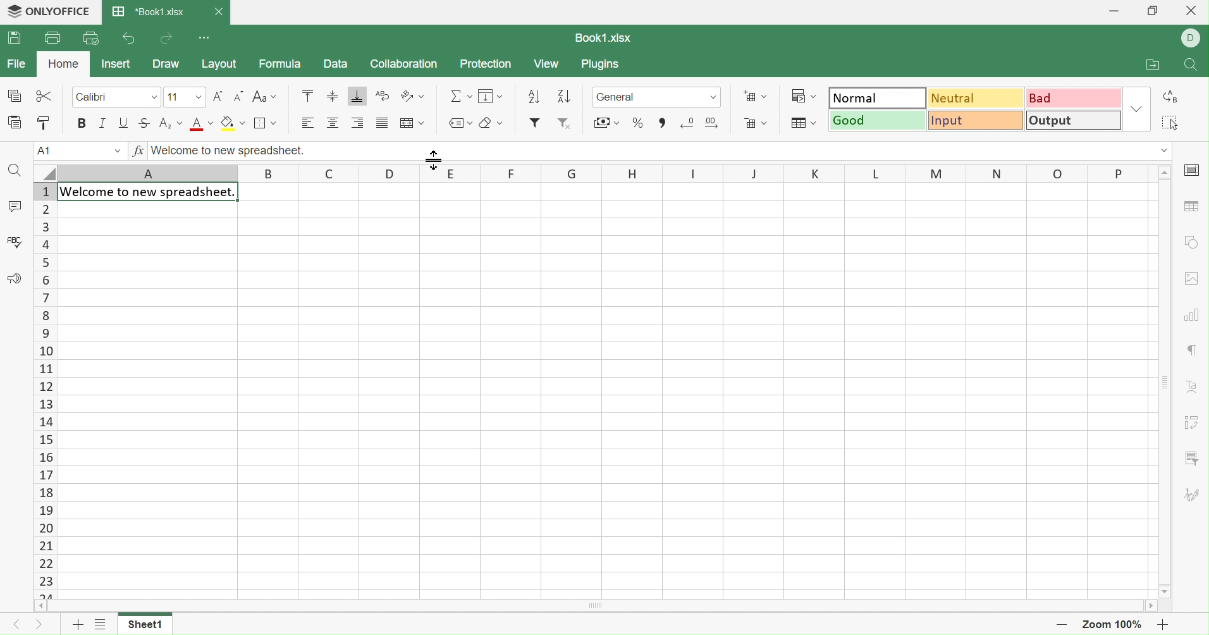 This screenshot has height=635, width=1209. What do you see at coordinates (233, 123) in the screenshot?
I see `Fill color` at bounding box center [233, 123].